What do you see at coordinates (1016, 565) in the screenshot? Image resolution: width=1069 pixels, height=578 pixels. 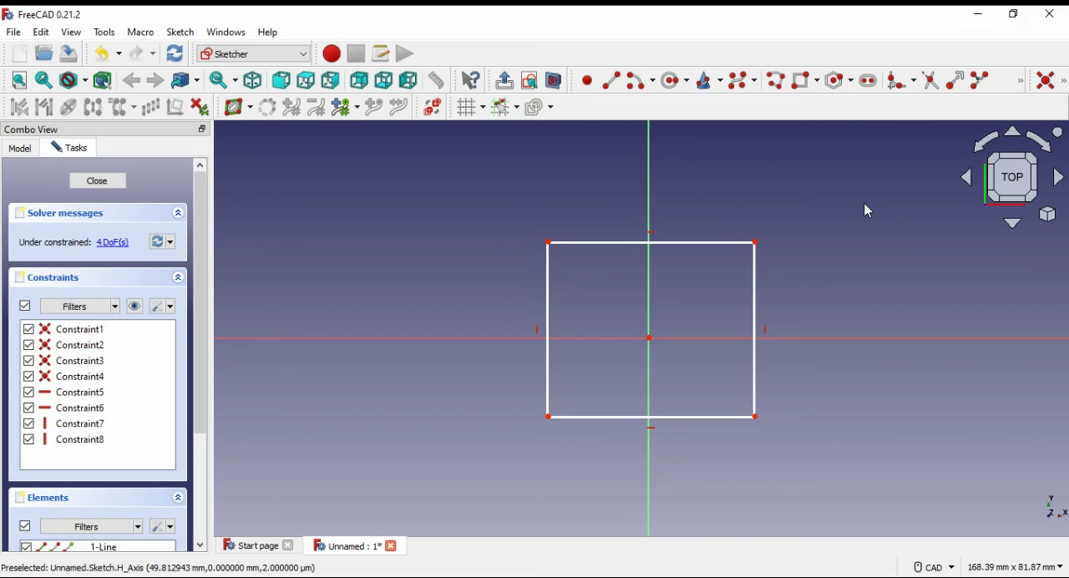 I see `canvas size` at bounding box center [1016, 565].